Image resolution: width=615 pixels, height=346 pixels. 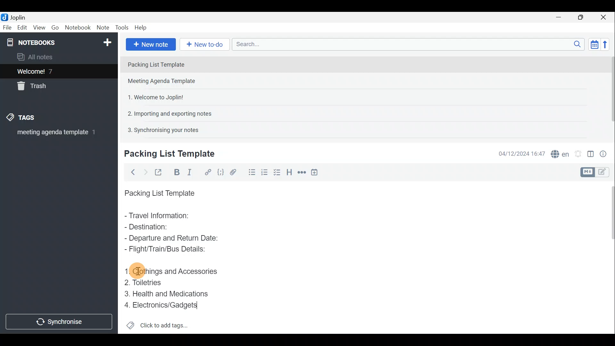 I want to click on Edit, so click(x=21, y=28).